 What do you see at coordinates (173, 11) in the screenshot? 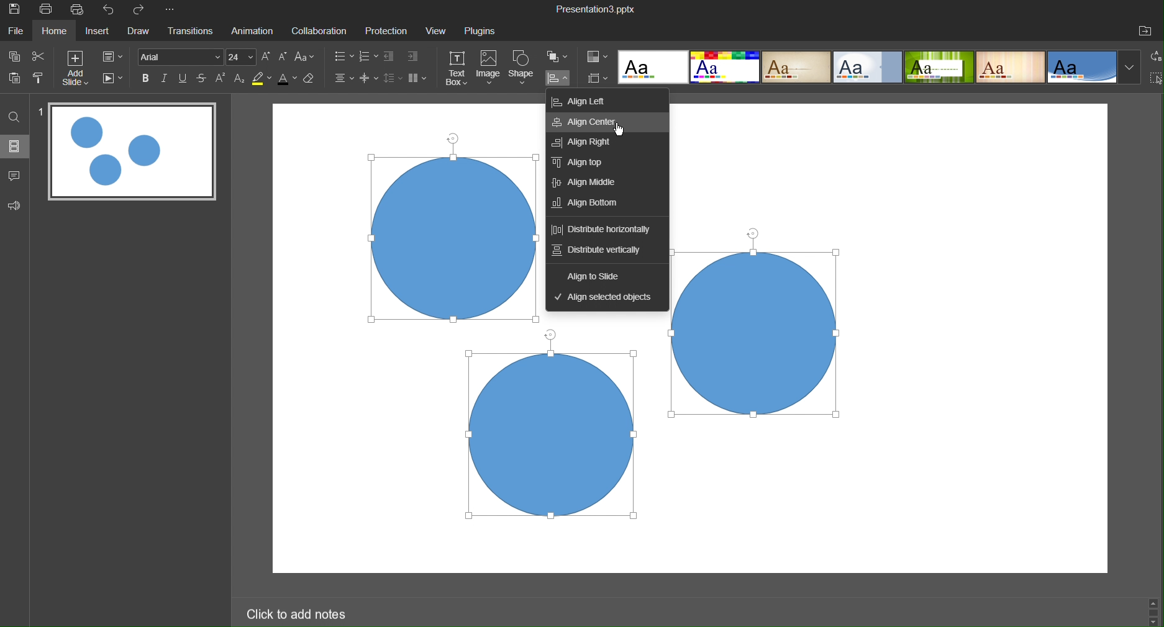
I see `More` at bounding box center [173, 11].